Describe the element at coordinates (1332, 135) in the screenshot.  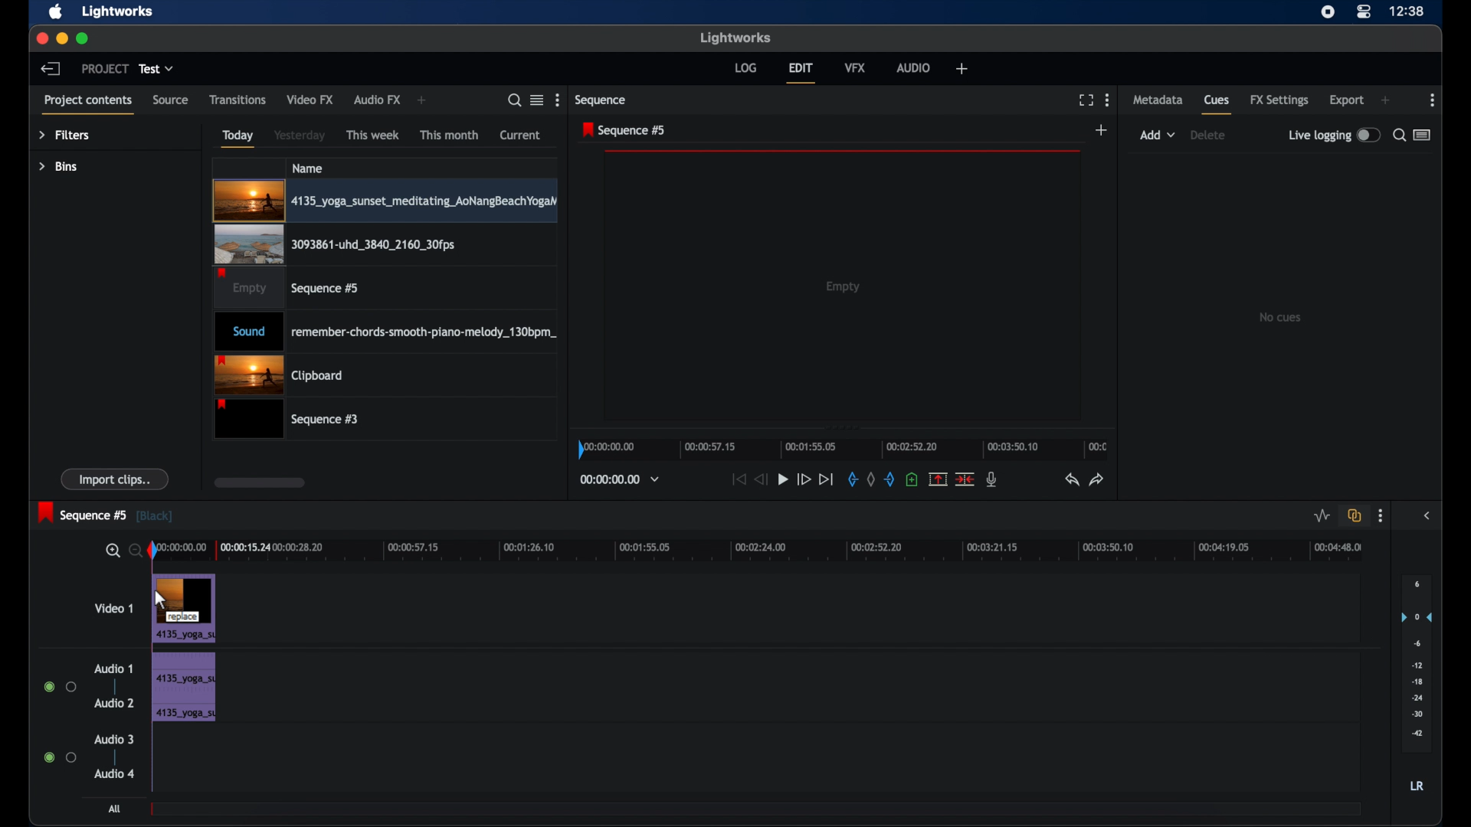
I see `live logging` at that location.